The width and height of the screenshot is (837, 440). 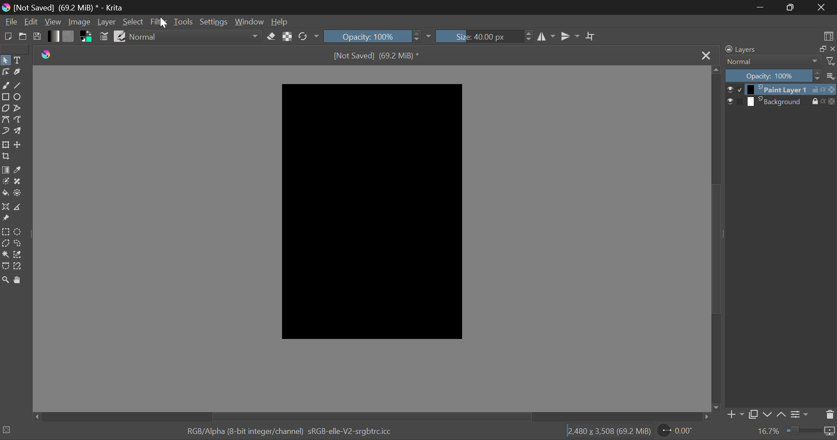 What do you see at coordinates (716, 234) in the screenshot?
I see `Scroll Bar` at bounding box center [716, 234].